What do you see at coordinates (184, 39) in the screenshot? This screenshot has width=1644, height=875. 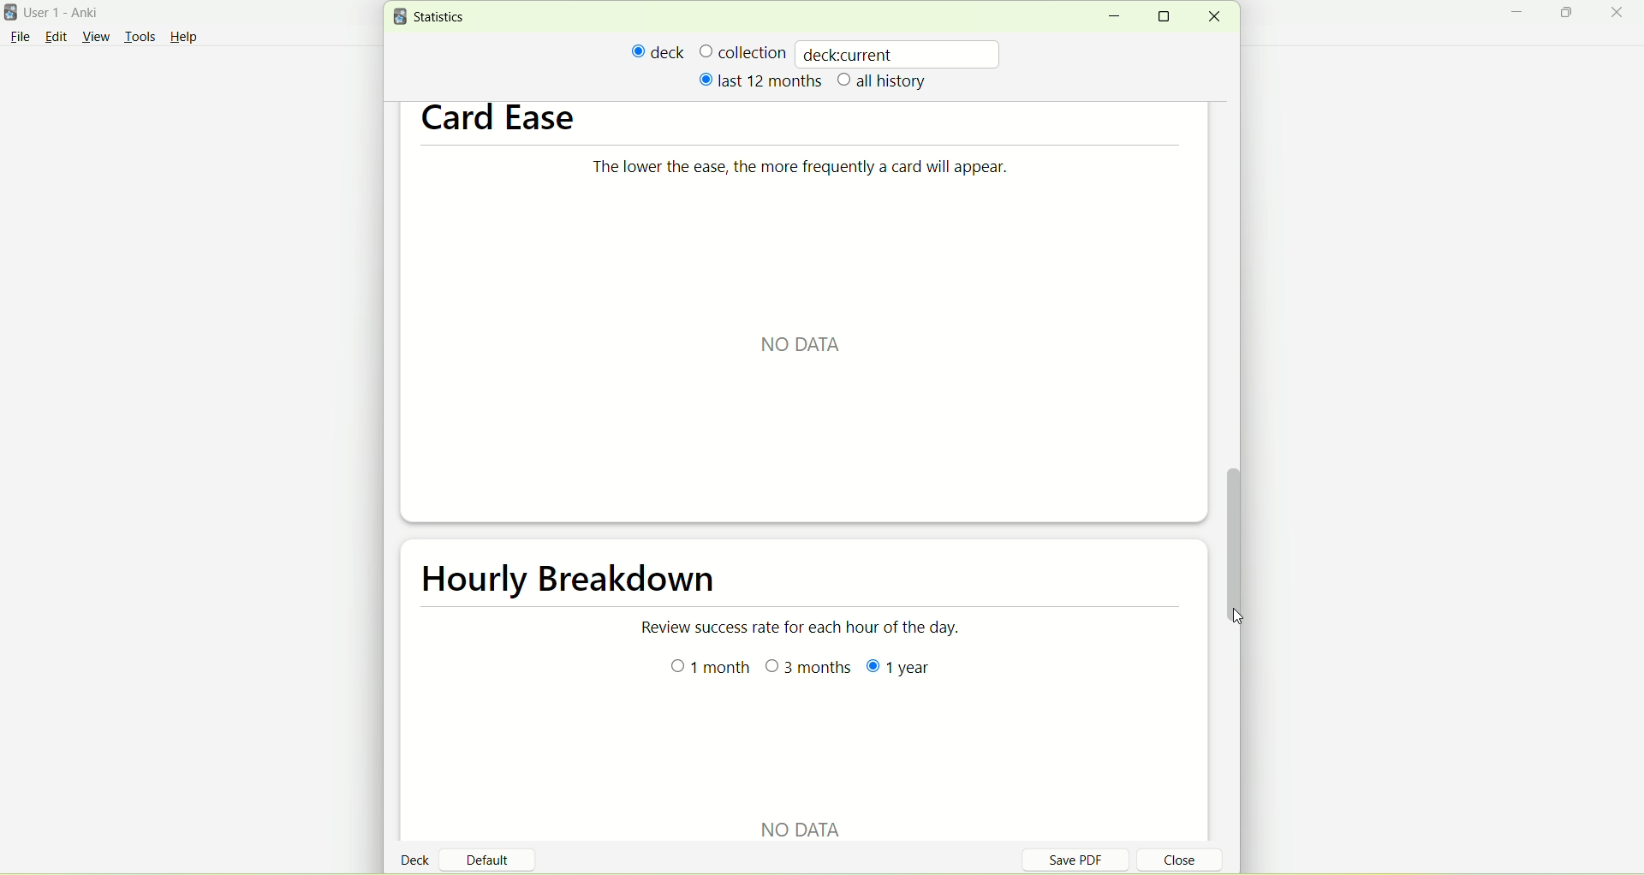 I see `Help` at bounding box center [184, 39].